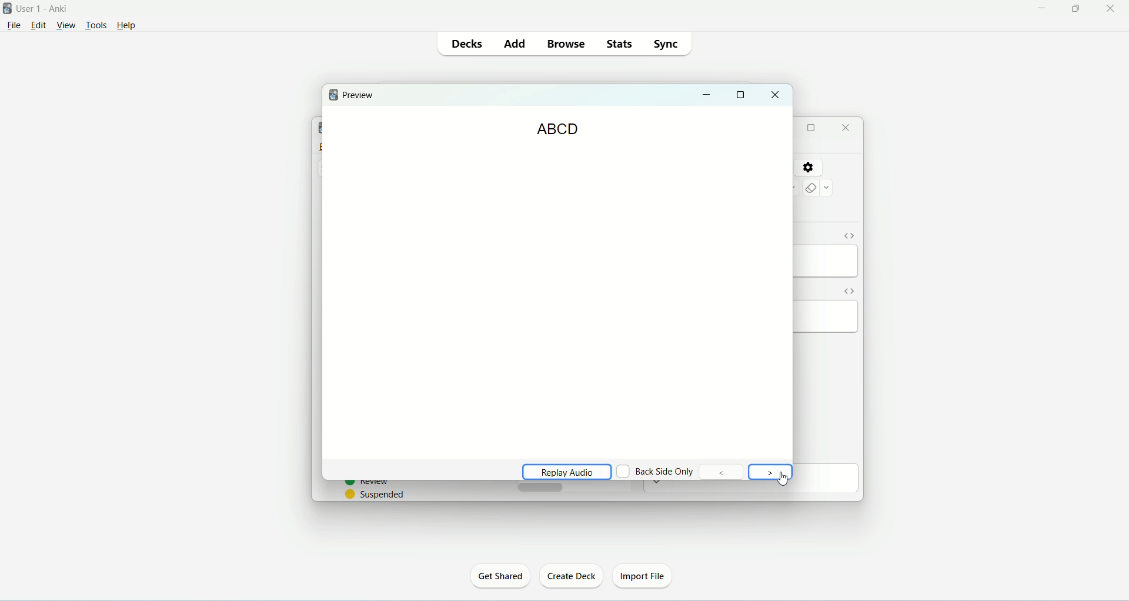 The height and width of the screenshot is (601, 1129). Describe the element at coordinates (644, 578) in the screenshot. I see `import file` at that location.